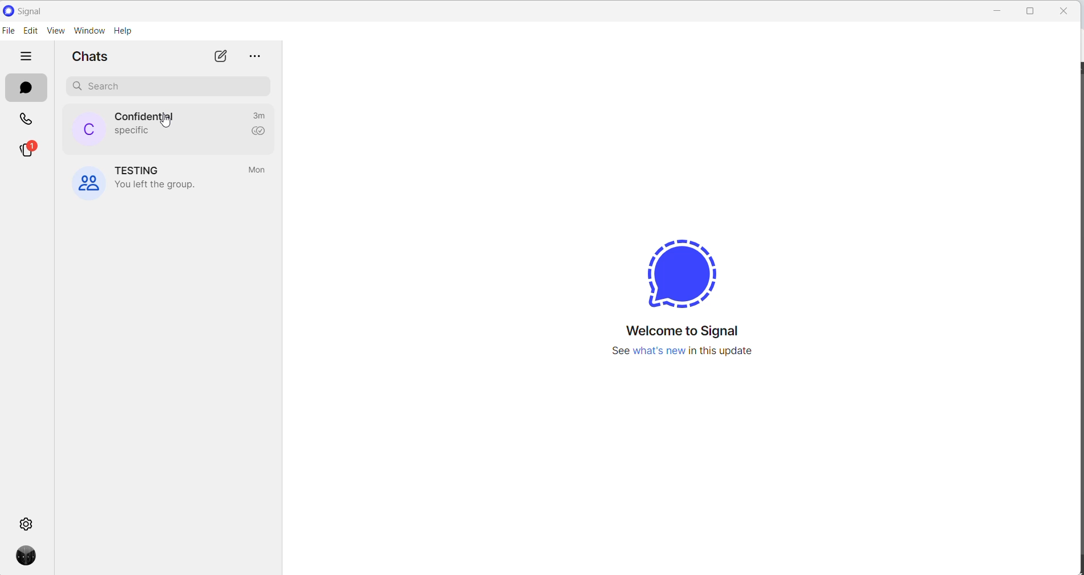  What do you see at coordinates (160, 185) in the screenshot?
I see `group left notification` at bounding box center [160, 185].